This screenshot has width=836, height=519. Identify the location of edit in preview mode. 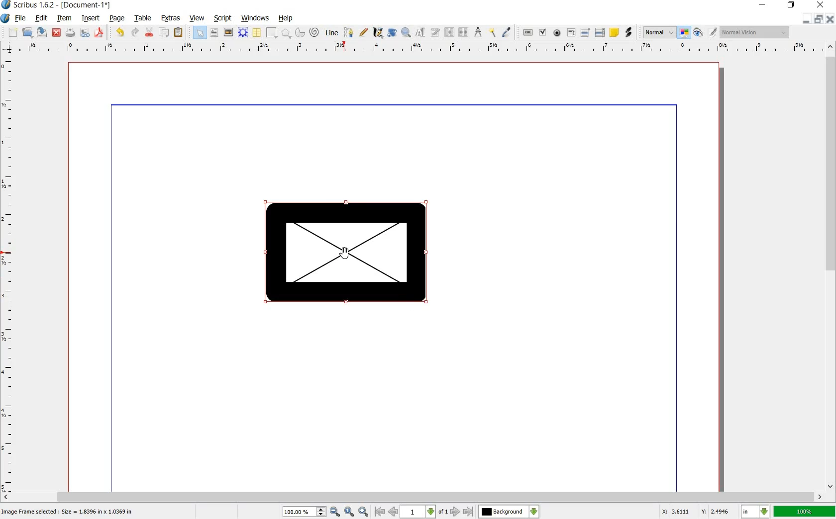
(704, 33).